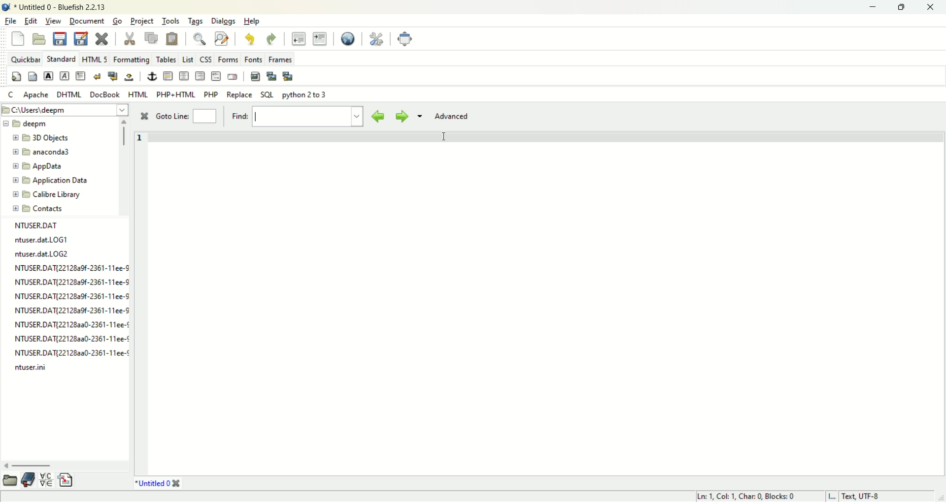 This screenshot has width=946, height=502. Describe the element at coordinates (212, 93) in the screenshot. I see `PHP` at that location.